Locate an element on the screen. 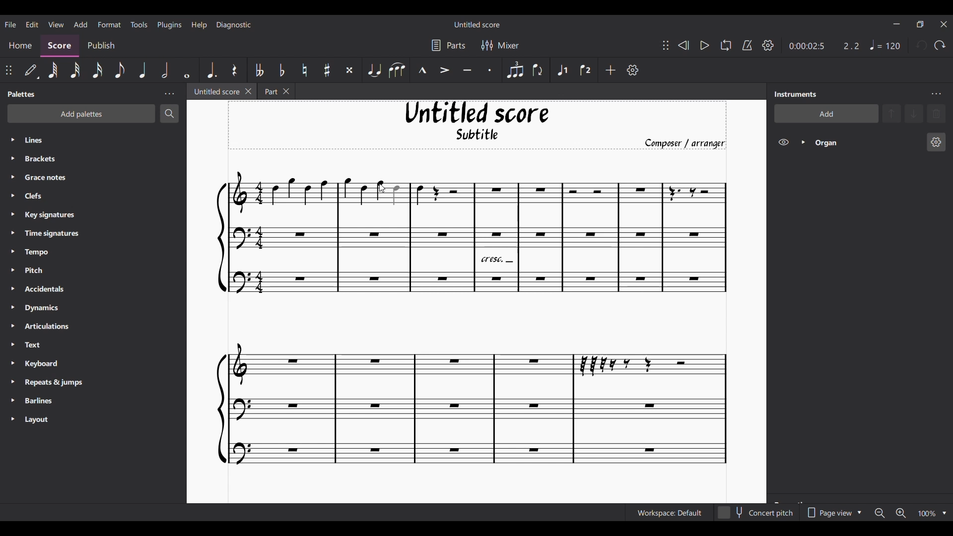 This screenshot has width=953, height=536. Current tab highlighted is located at coordinates (214, 91).